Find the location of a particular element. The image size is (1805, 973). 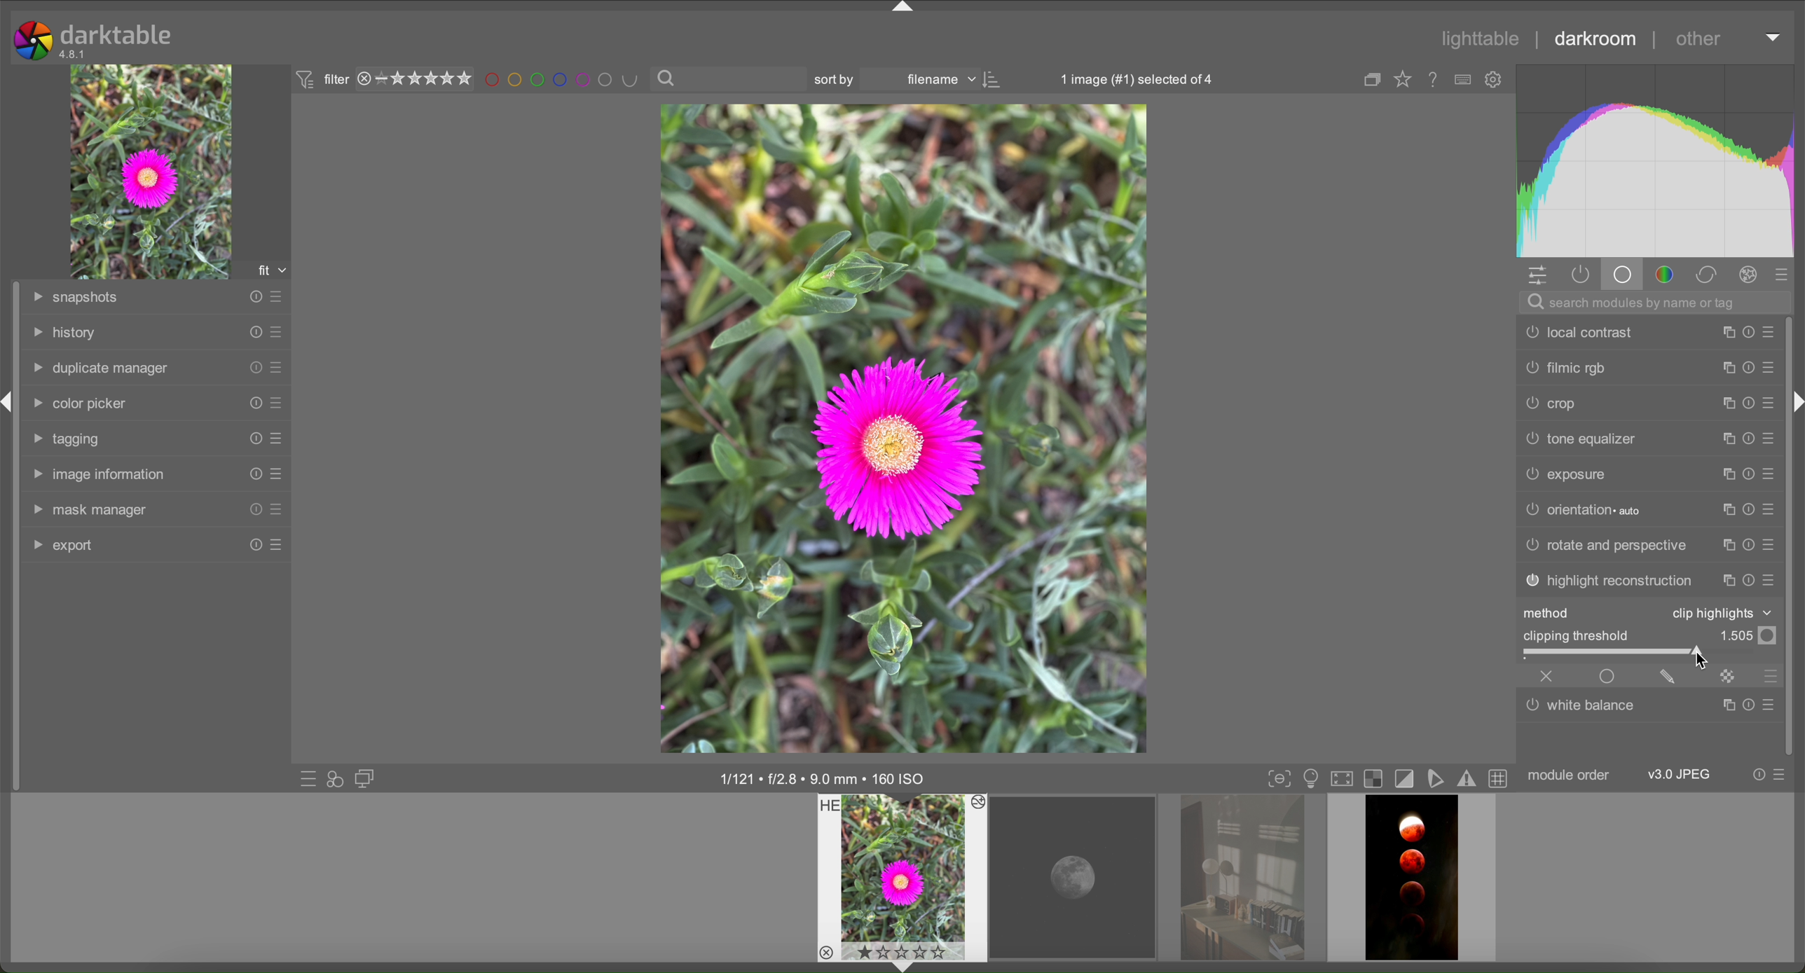

reset presets is located at coordinates (1745, 369).